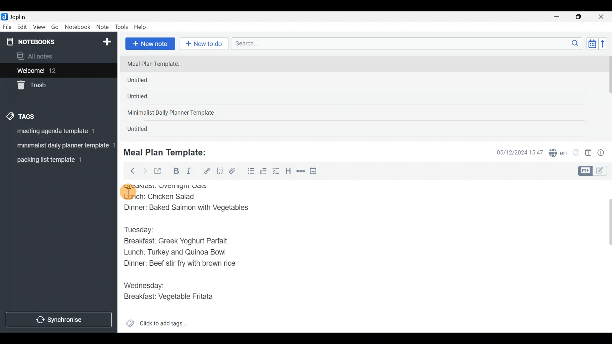 The image size is (612, 344). I want to click on New, so click(106, 40).